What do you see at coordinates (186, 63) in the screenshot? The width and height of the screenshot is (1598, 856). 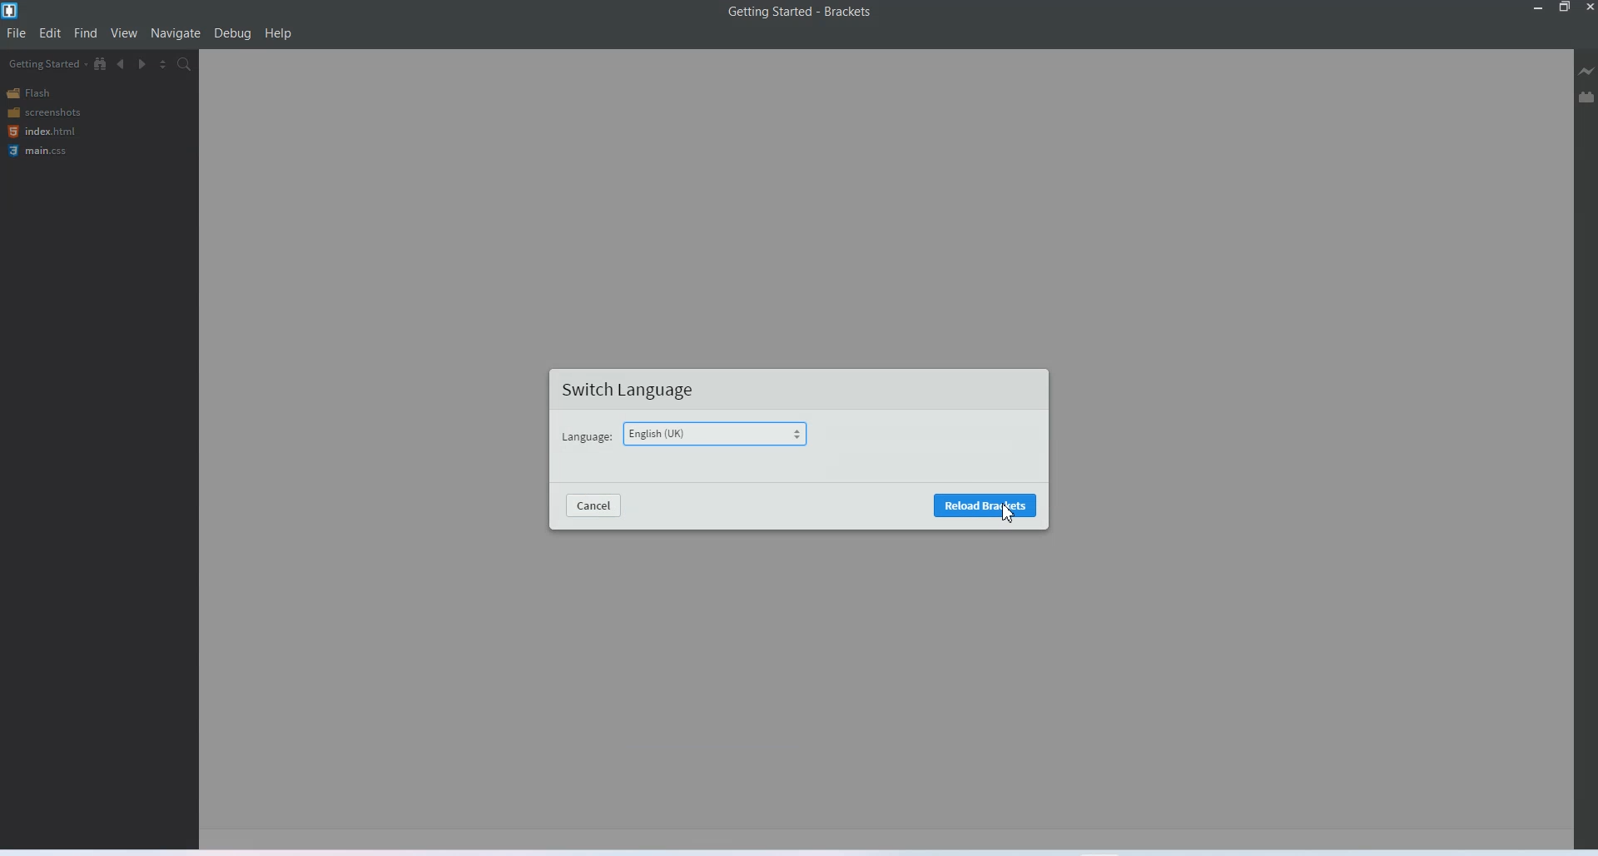 I see `Find in files` at bounding box center [186, 63].